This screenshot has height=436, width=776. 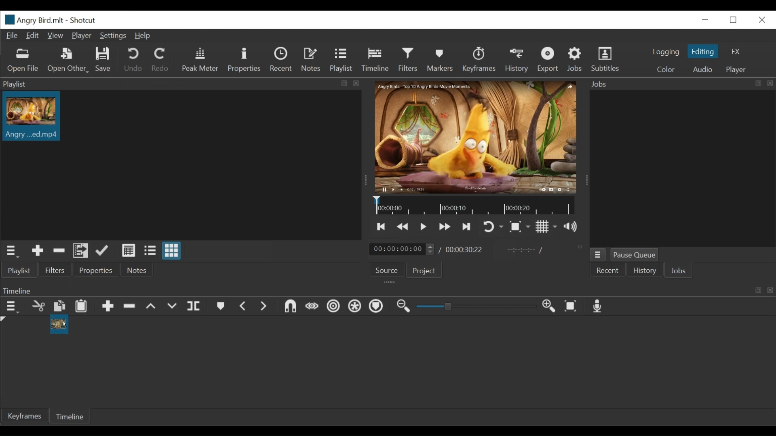 What do you see at coordinates (734, 51) in the screenshot?
I see `FX` at bounding box center [734, 51].